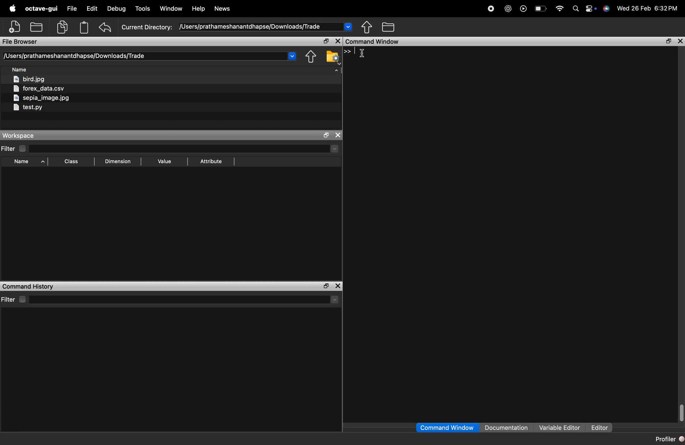 This screenshot has height=445, width=685. I want to click on command window, so click(448, 427).